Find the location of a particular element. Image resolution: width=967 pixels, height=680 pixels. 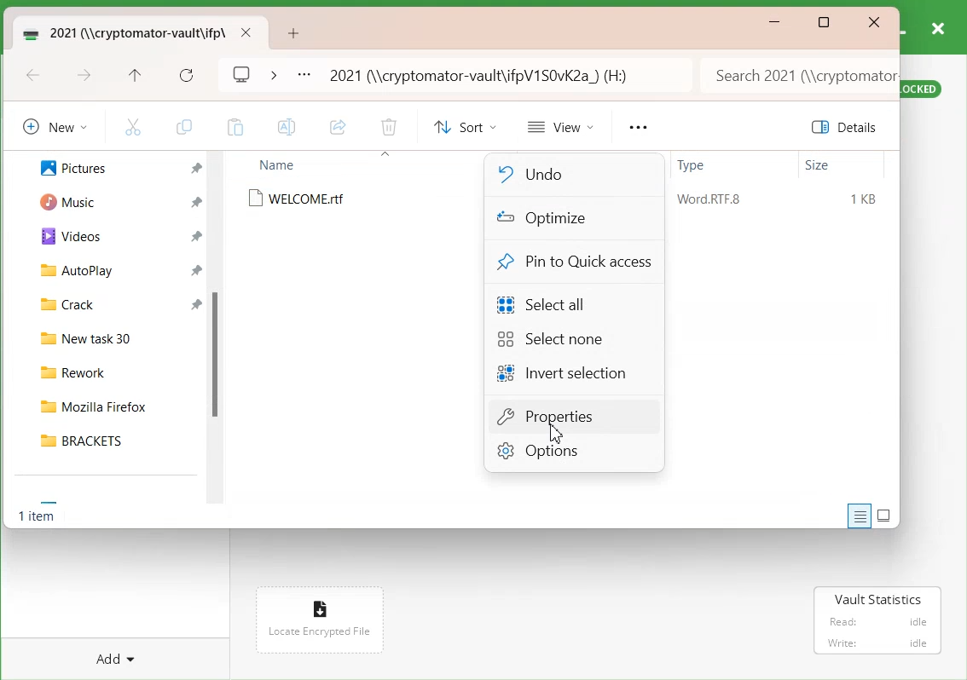

Write: Idle is located at coordinates (877, 643).